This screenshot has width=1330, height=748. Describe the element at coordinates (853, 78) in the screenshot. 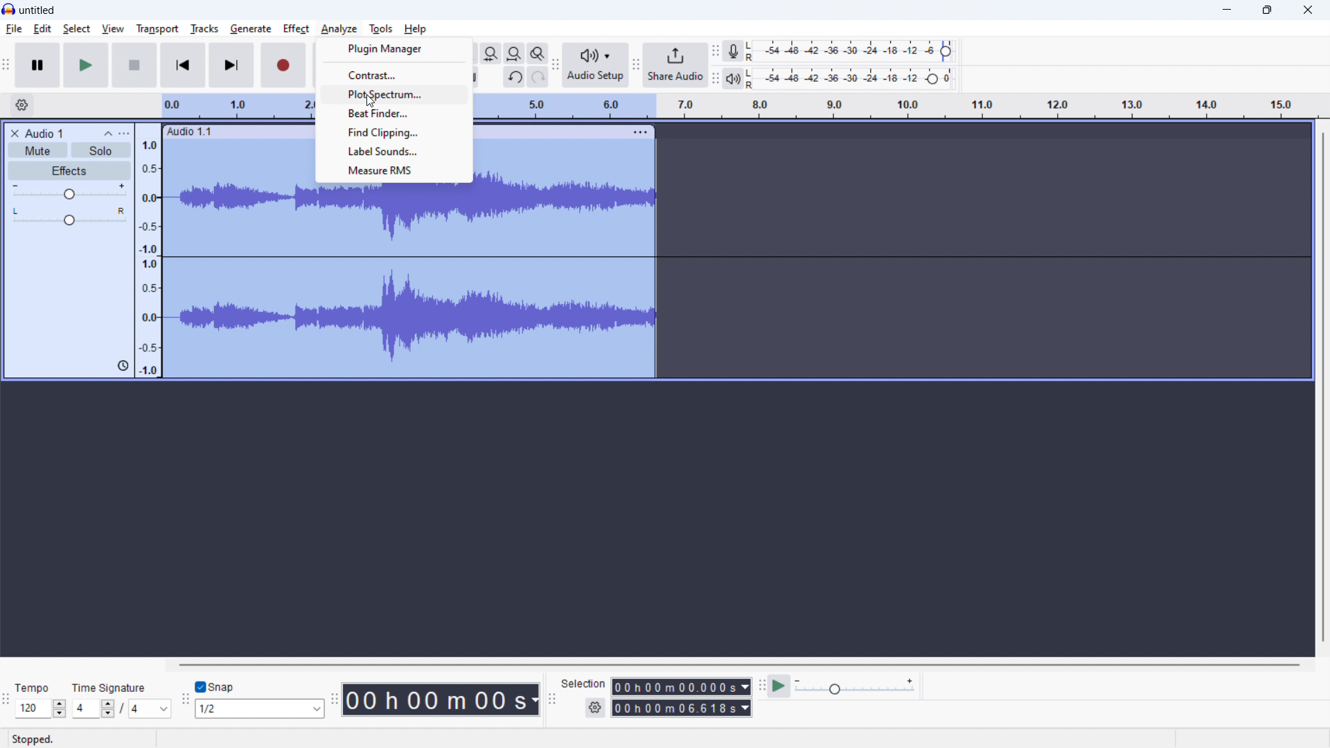

I see `playback level` at that location.